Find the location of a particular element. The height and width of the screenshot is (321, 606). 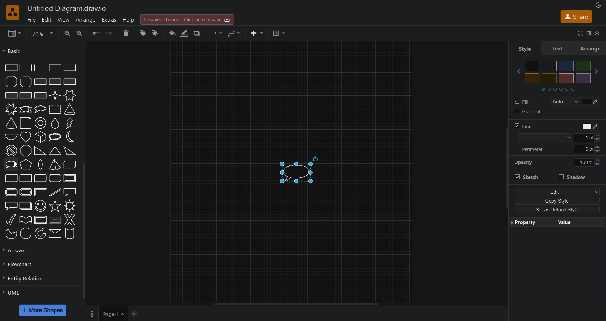

Line Size is located at coordinates (558, 137).